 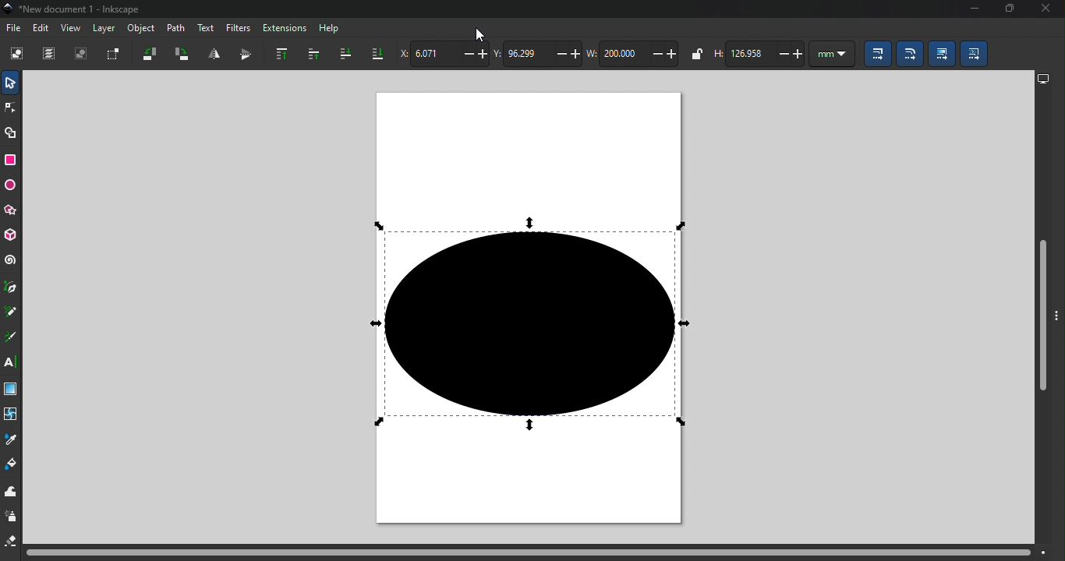 What do you see at coordinates (175, 29) in the screenshot?
I see `Path` at bounding box center [175, 29].